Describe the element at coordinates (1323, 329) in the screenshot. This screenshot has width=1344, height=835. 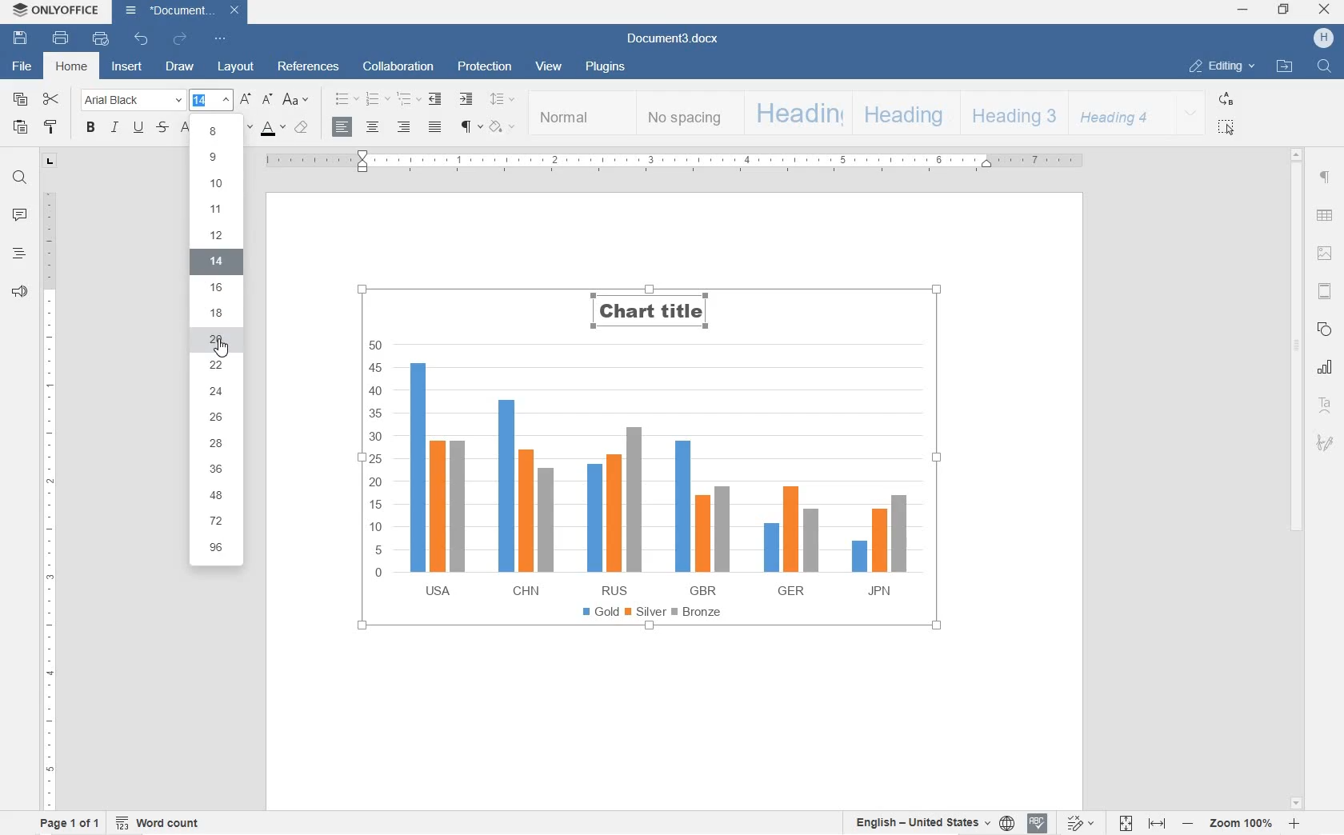
I see `SHAPE` at that location.